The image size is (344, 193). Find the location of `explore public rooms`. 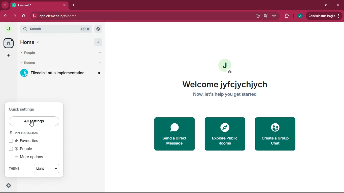

explore public rooms is located at coordinates (225, 133).